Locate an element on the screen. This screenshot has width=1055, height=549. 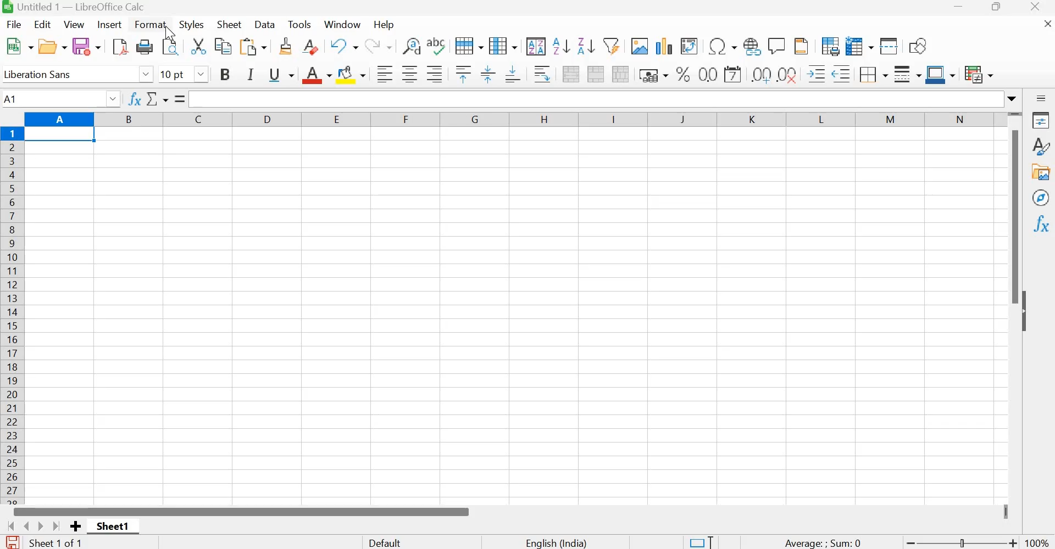
English(India) is located at coordinates (556, 542).